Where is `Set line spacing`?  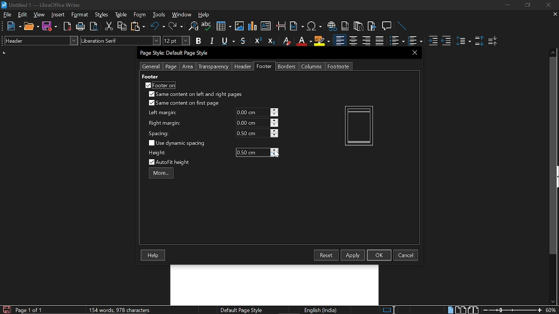 Set line spacing is located at coordinates (463, 41).